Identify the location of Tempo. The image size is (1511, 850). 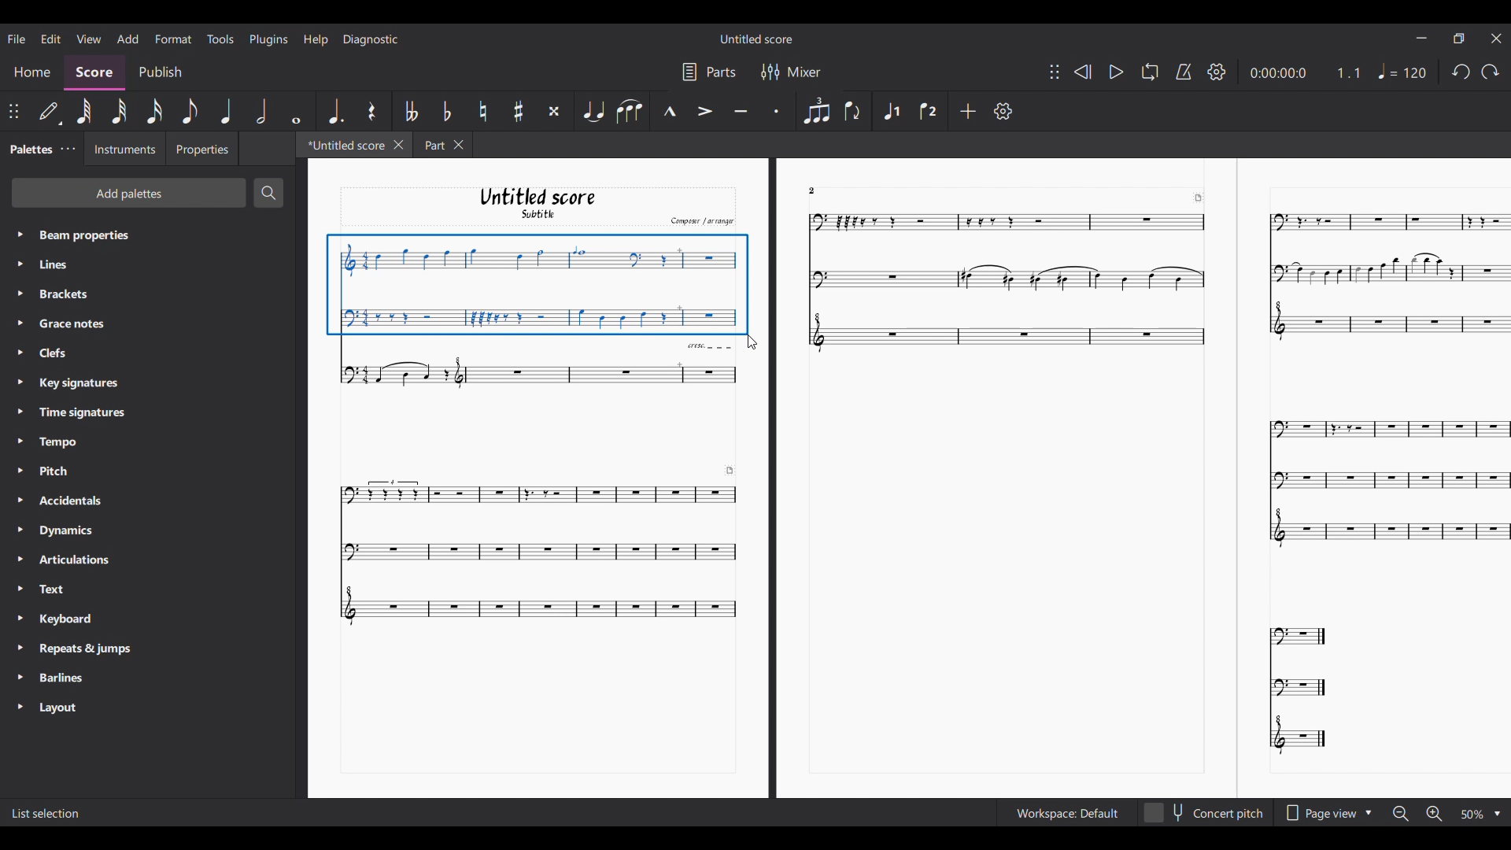
(1405, 71).